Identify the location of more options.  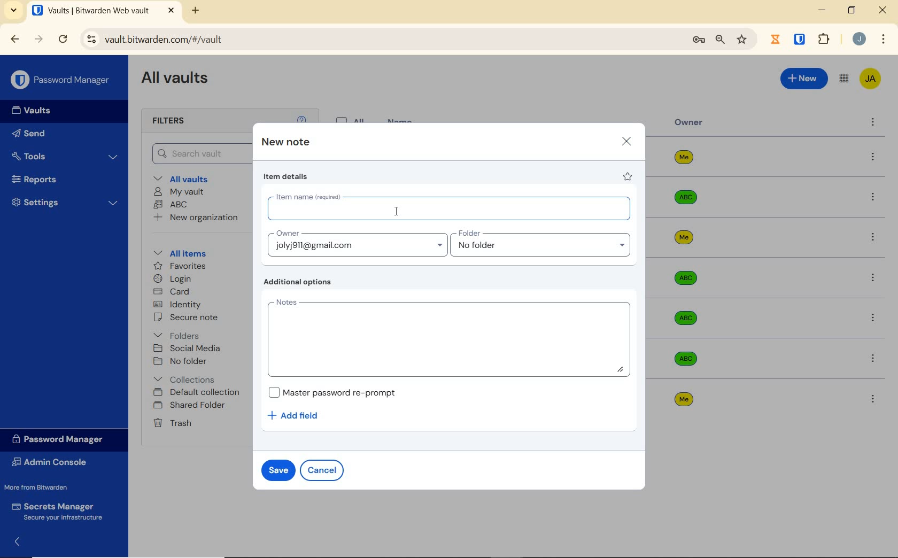
(873, 158).